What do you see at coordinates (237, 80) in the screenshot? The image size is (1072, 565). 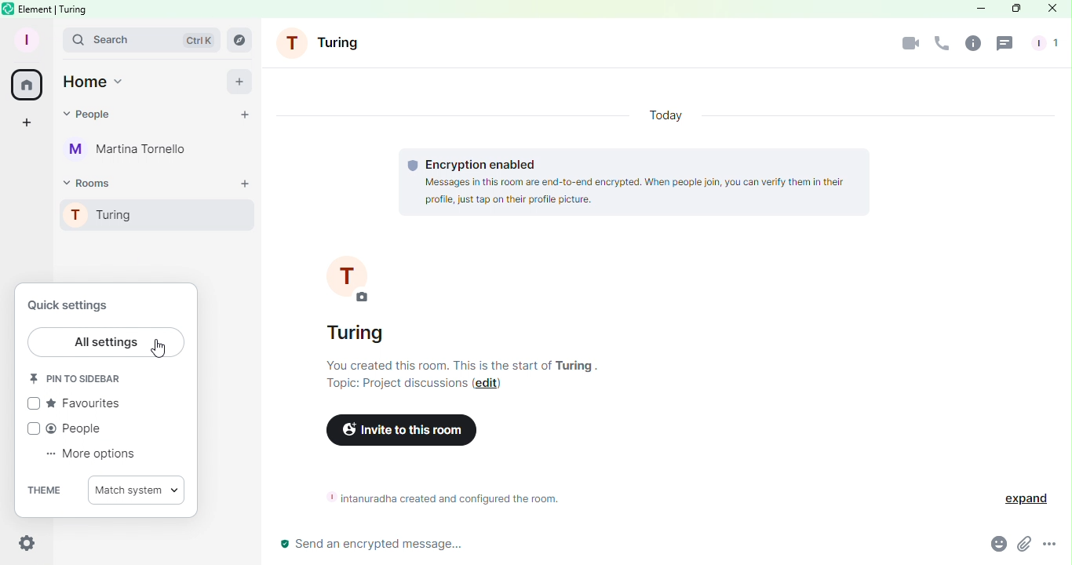 I see `add` at bounding box center [237, 80].